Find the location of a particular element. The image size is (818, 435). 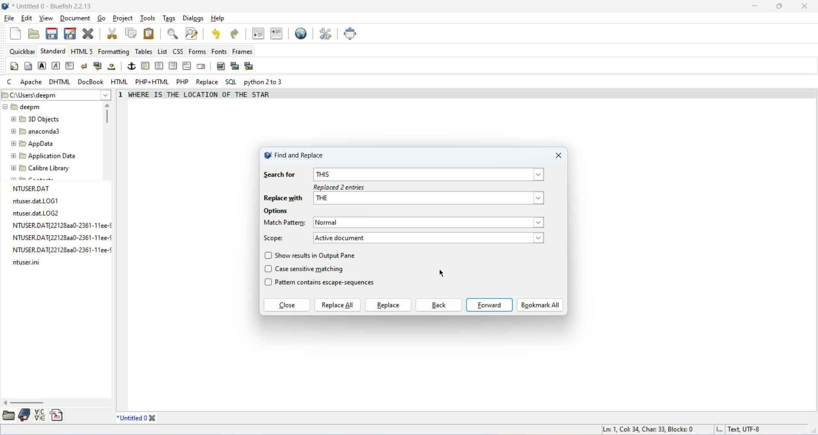

logo is located at coordinates (267, 157).